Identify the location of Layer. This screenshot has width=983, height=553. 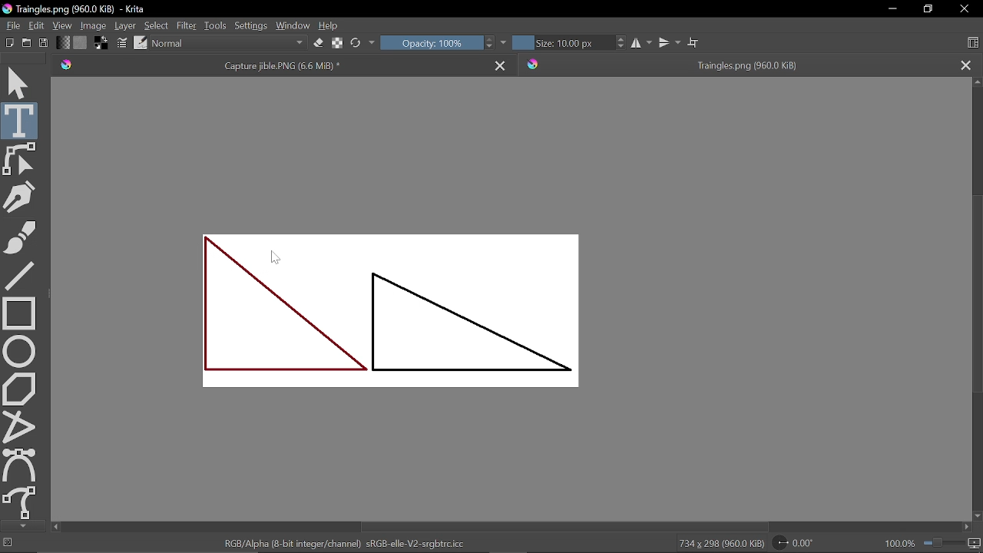
(125, 26).